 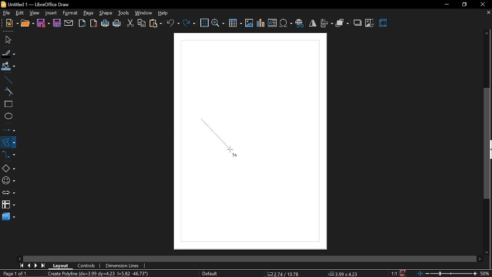 What do you see at coordinates (7, 92) in the screenshot?
I see `curve` at bounding box center [7, 92].